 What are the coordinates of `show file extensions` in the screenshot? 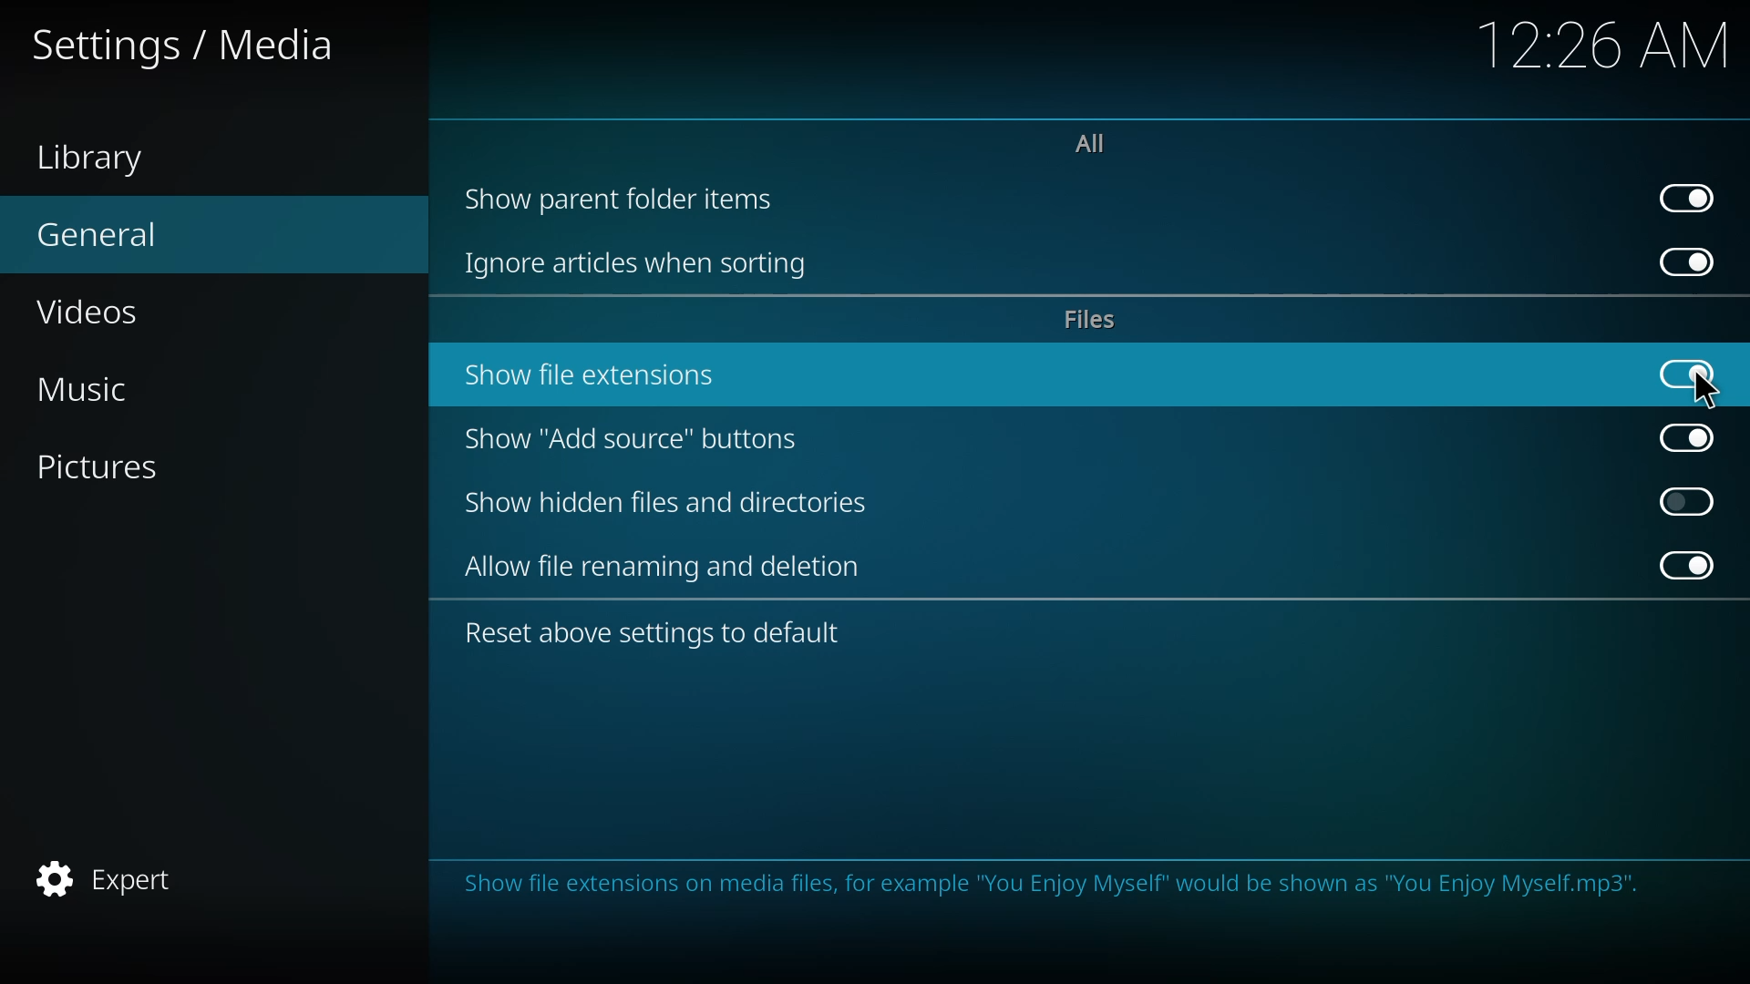 It's located at (597, 374).